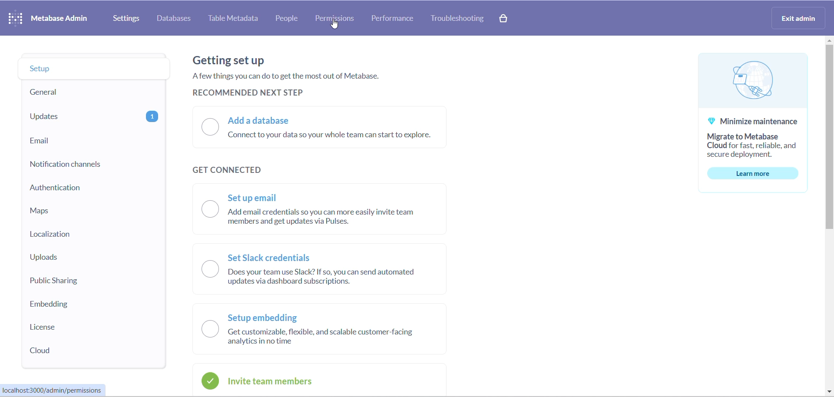 This screenshot has width=834, height=397. I want to click on license, so click(78, 328).